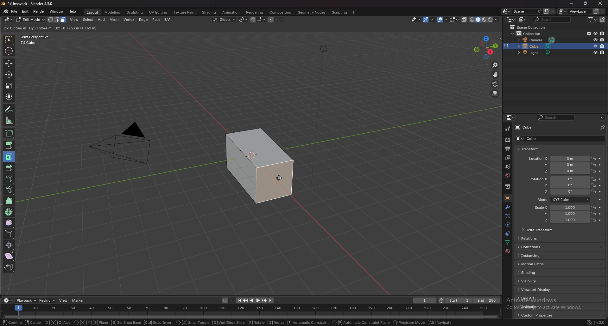 This screenshot has height=326, width=608. Describe the element at coordinates (159, 323) in the screenshot. I see `snap invert` at that location.